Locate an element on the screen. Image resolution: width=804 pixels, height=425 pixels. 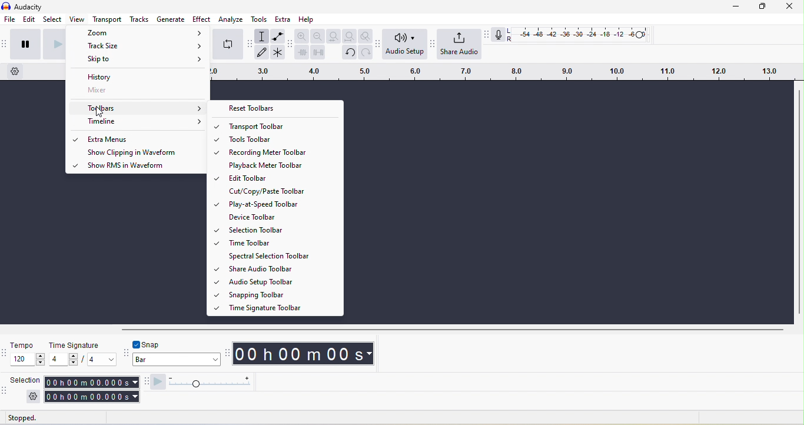
tracks is located at coordinates (139, 19).